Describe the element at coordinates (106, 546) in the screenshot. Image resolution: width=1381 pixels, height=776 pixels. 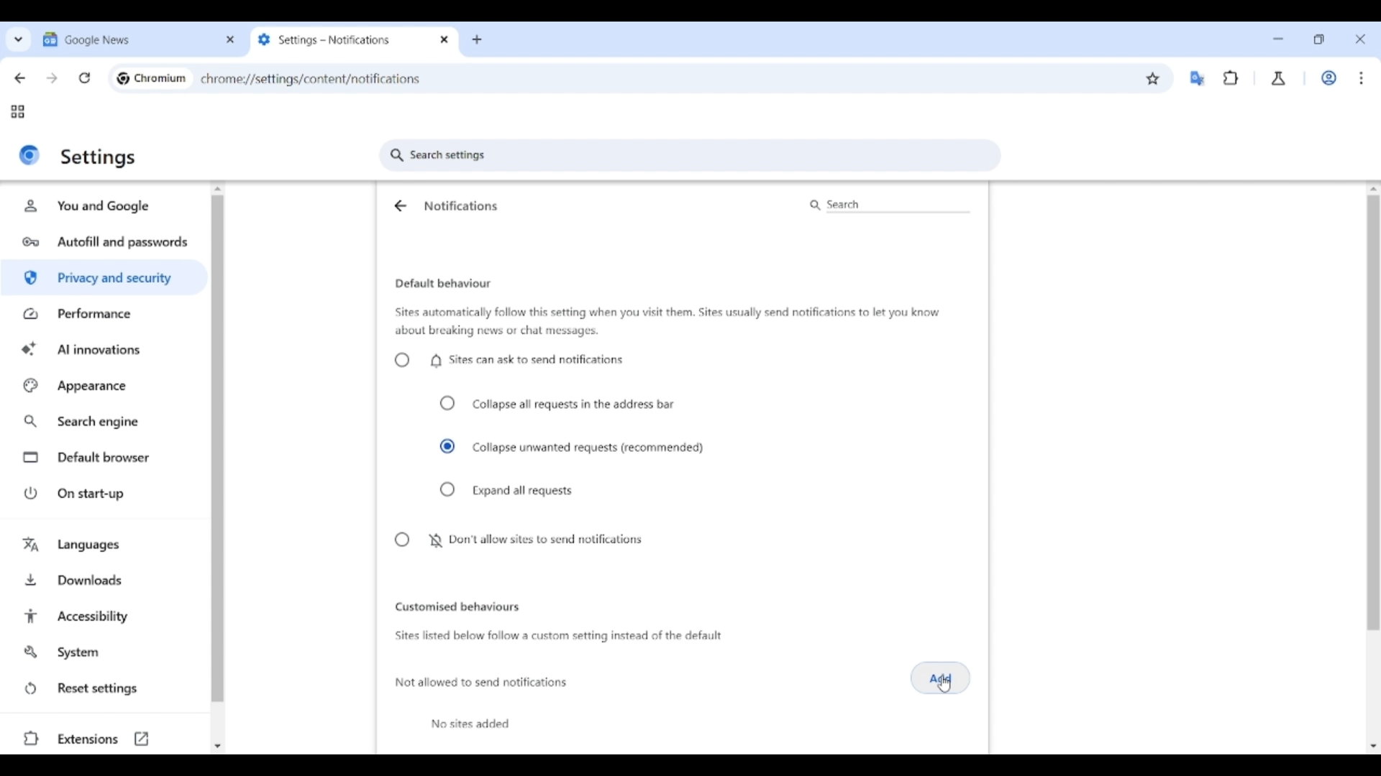
I see `Languages` at that location.